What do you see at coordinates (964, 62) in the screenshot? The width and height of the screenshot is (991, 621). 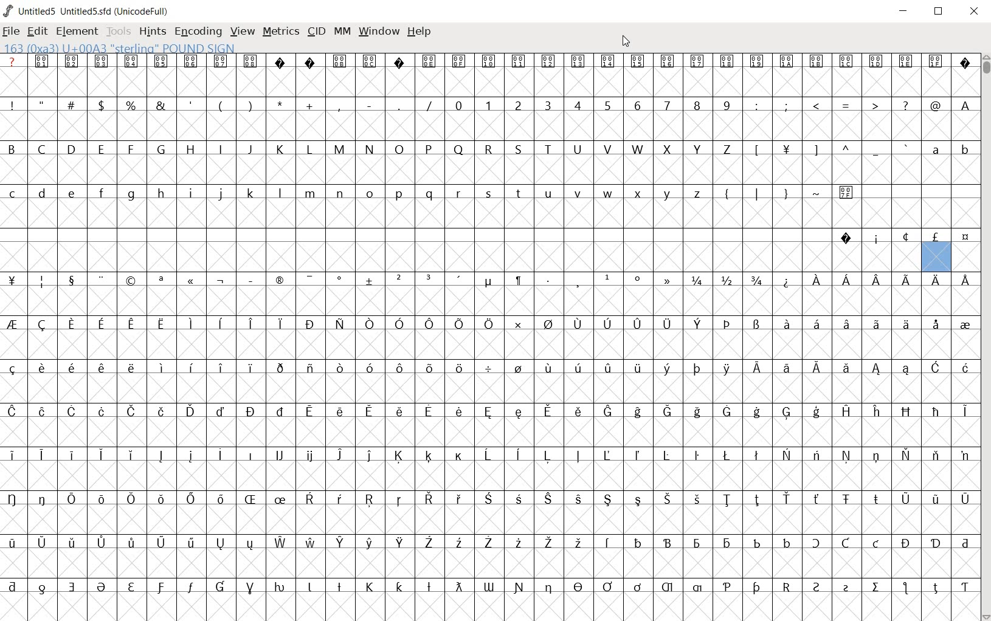 I see `Symbol` at bounding box center [964, 62].